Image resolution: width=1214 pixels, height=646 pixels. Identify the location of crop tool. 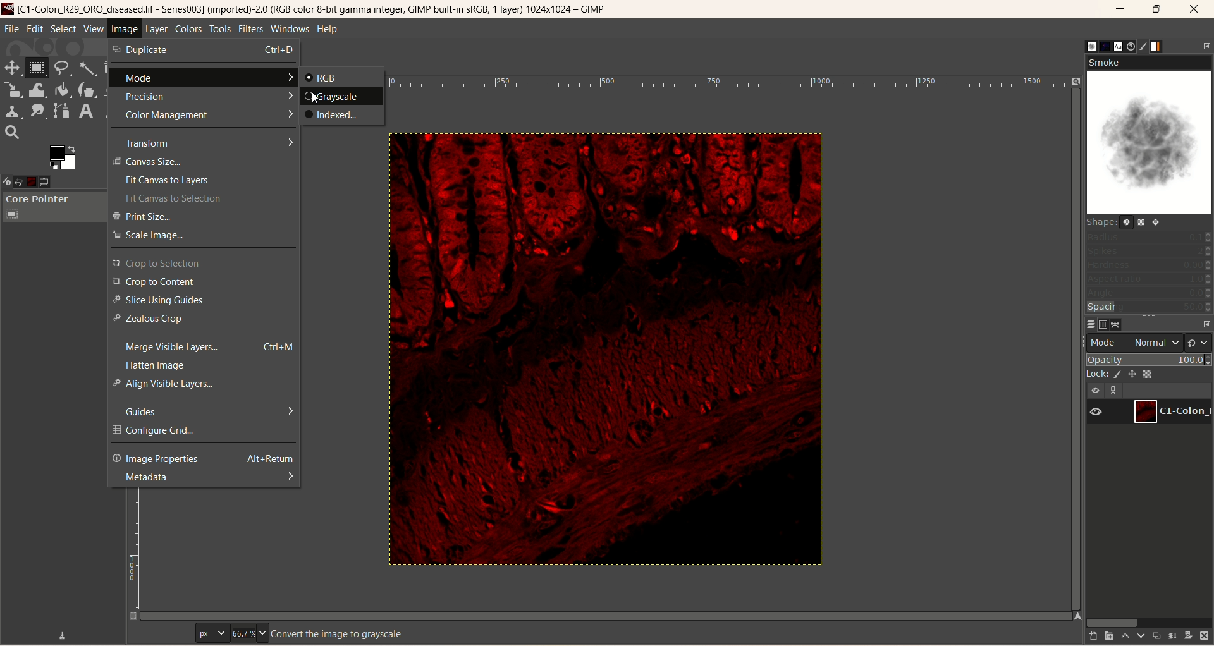
(109, 66).